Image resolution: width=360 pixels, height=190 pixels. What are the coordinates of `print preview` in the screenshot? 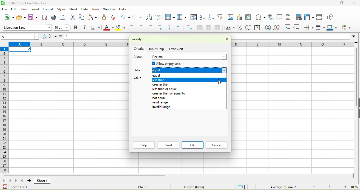 It's located at (63, 18).